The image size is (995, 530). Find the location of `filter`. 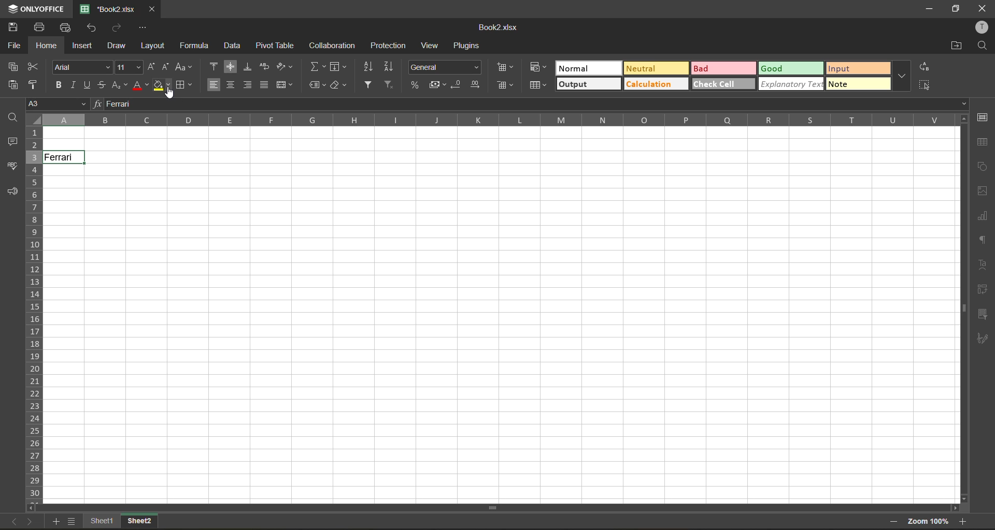

filter is located at coordinates (369, 85).